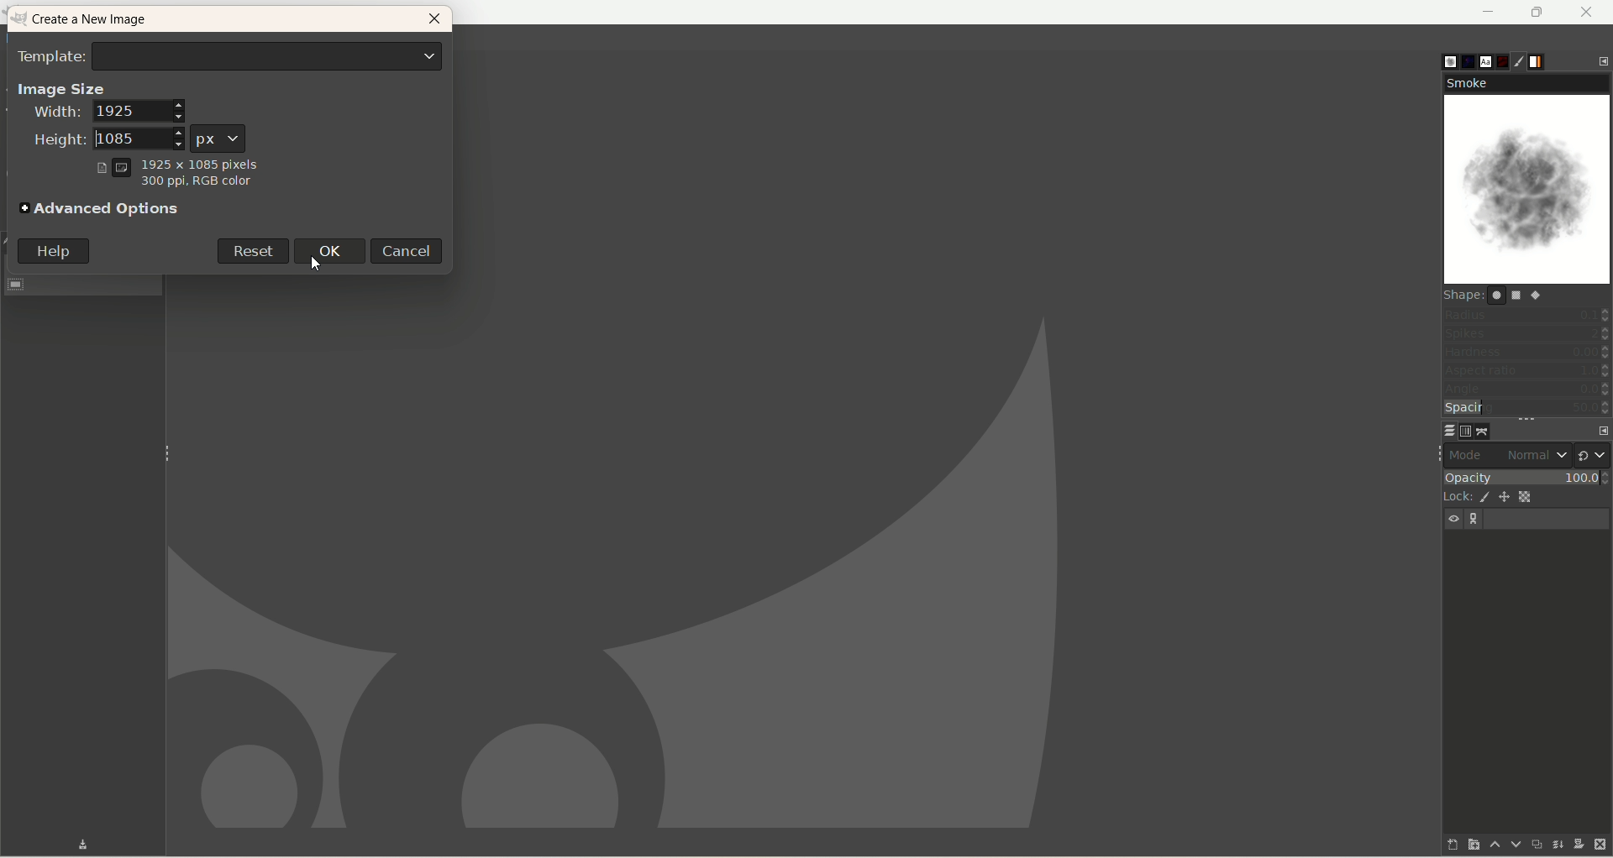  Describe the element at coordinates (1526, 336) in the screenshot. I see `spikes` at that location.